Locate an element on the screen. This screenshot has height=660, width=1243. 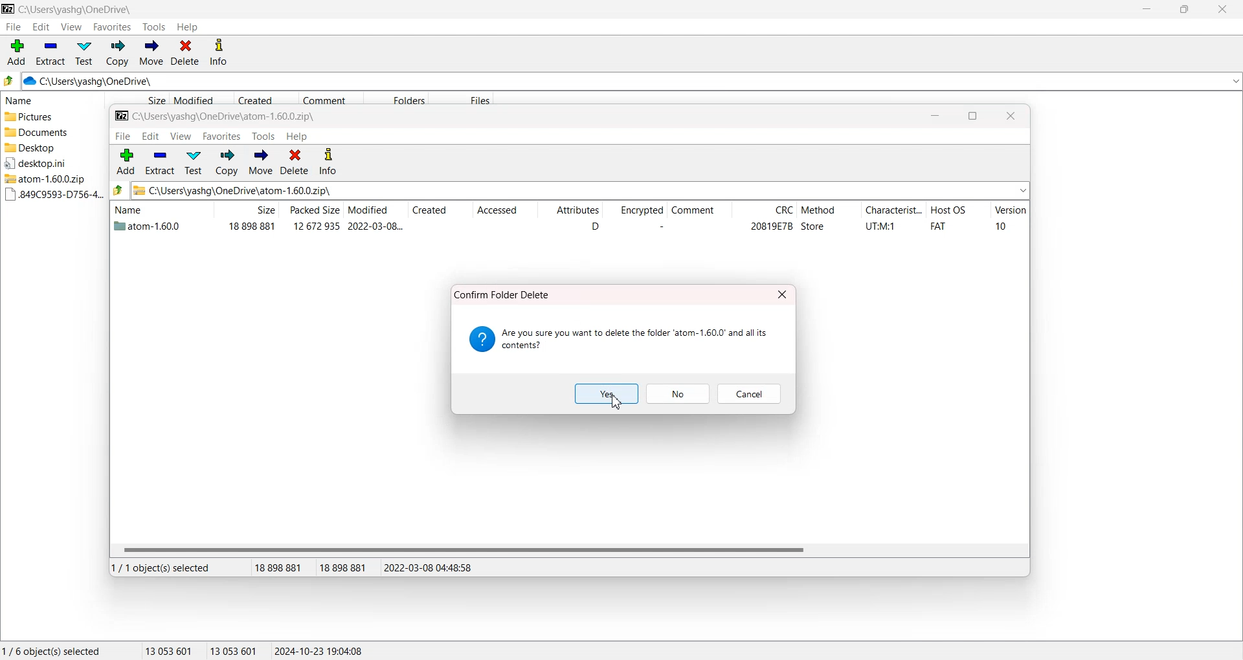
Pictures file is located at coordinates (50, 117).